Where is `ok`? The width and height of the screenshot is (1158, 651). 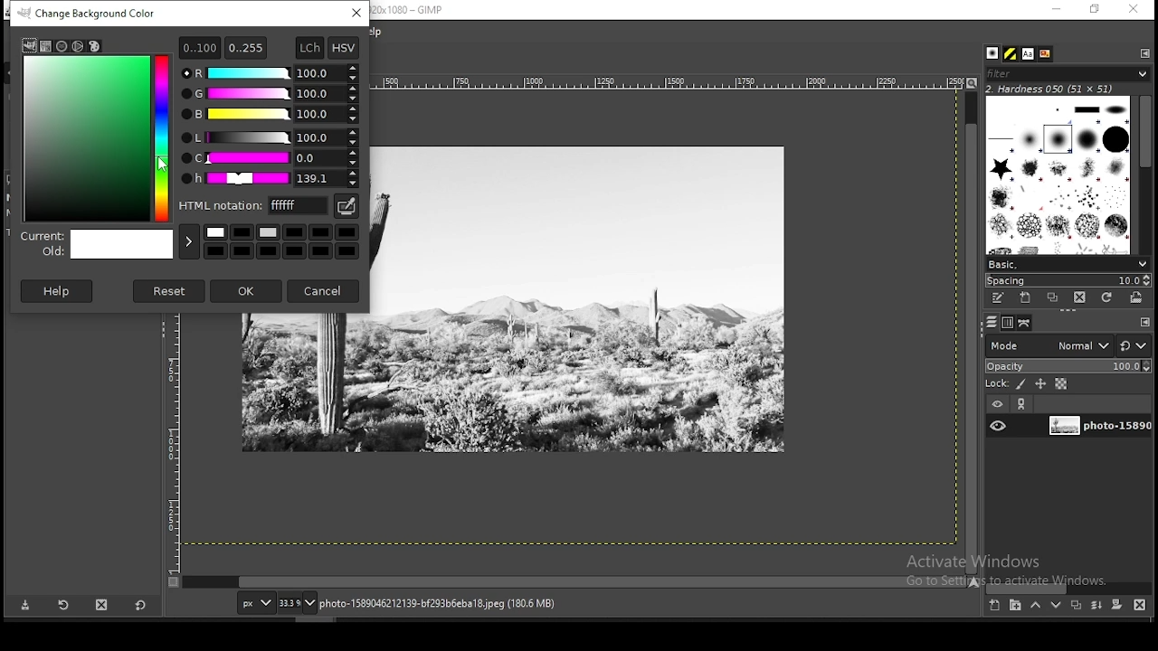
ok is located at coordinates (247, 291).